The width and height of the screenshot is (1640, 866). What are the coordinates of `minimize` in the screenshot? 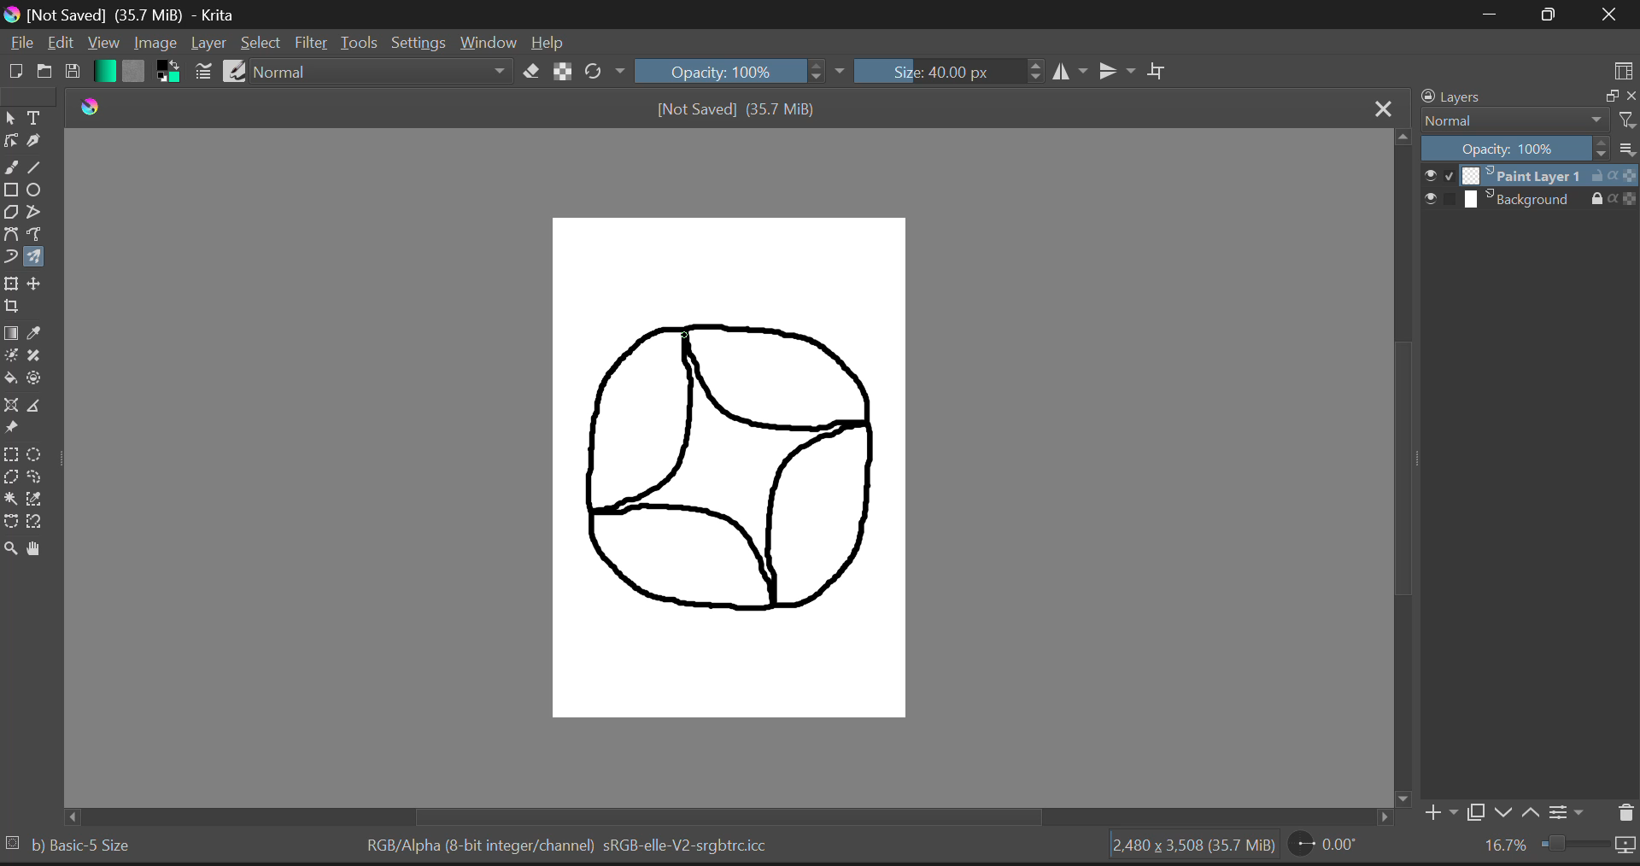 It's located at (1609, 94).